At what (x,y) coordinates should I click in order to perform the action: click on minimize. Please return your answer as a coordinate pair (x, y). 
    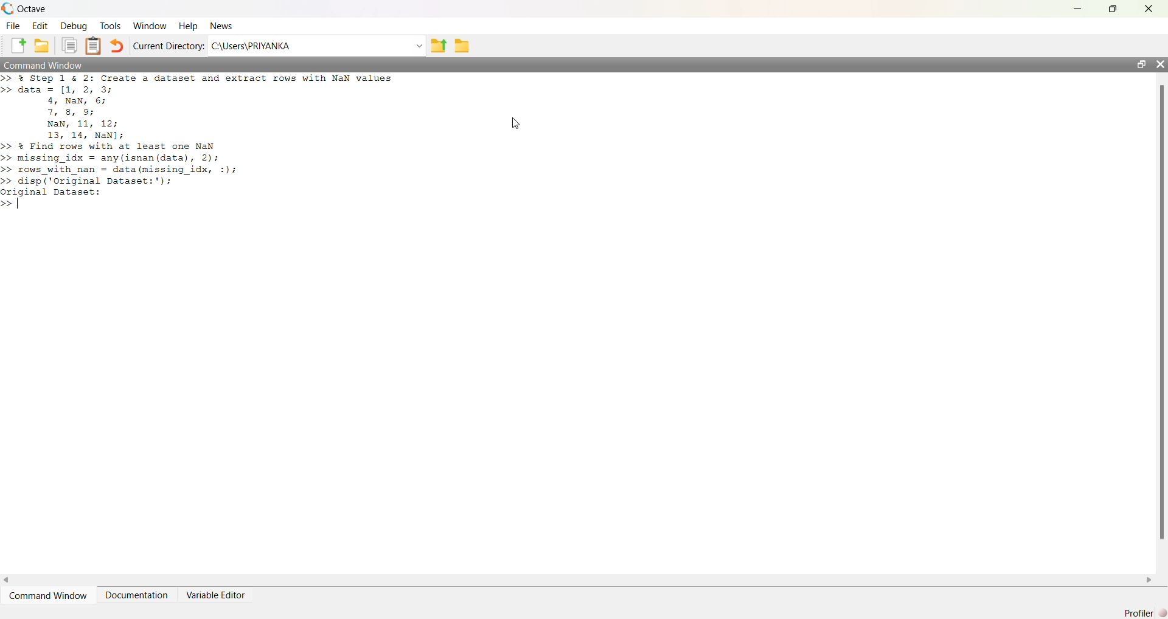
    Looking at the image, I should click on (1078, 9).